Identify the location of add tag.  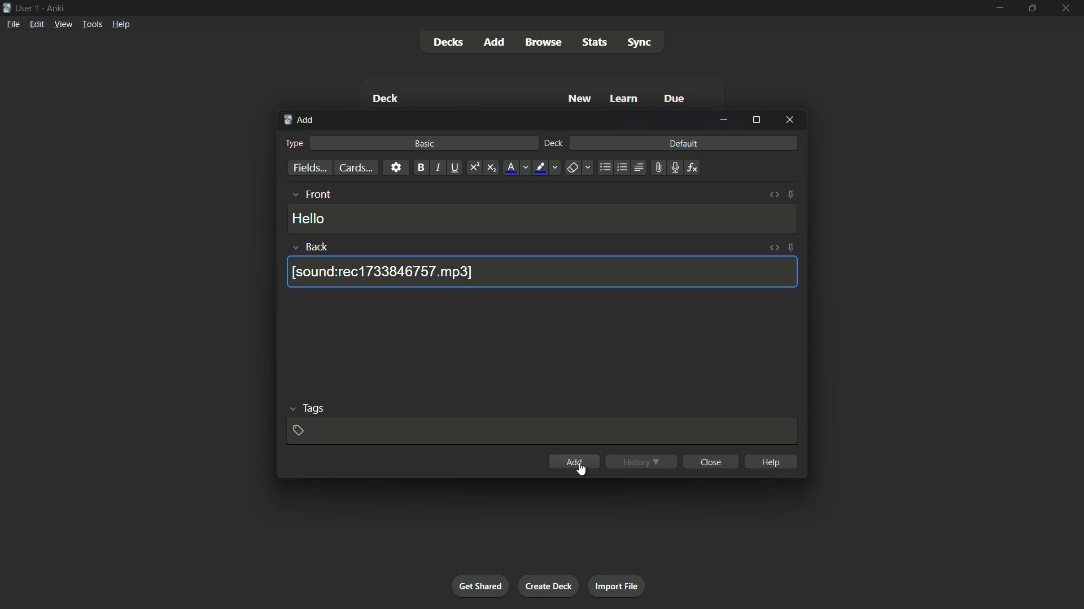
(298, 431).